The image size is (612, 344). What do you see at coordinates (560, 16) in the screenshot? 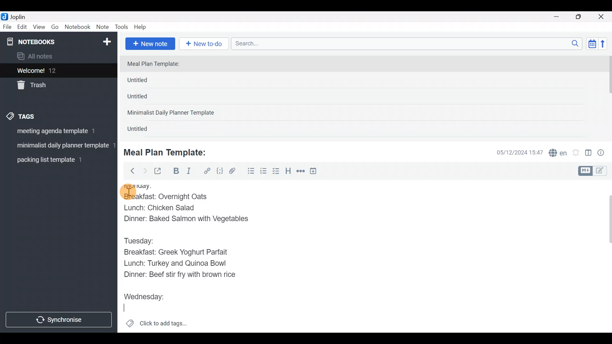
I see `Minimize` at bounding box center [560, 16].